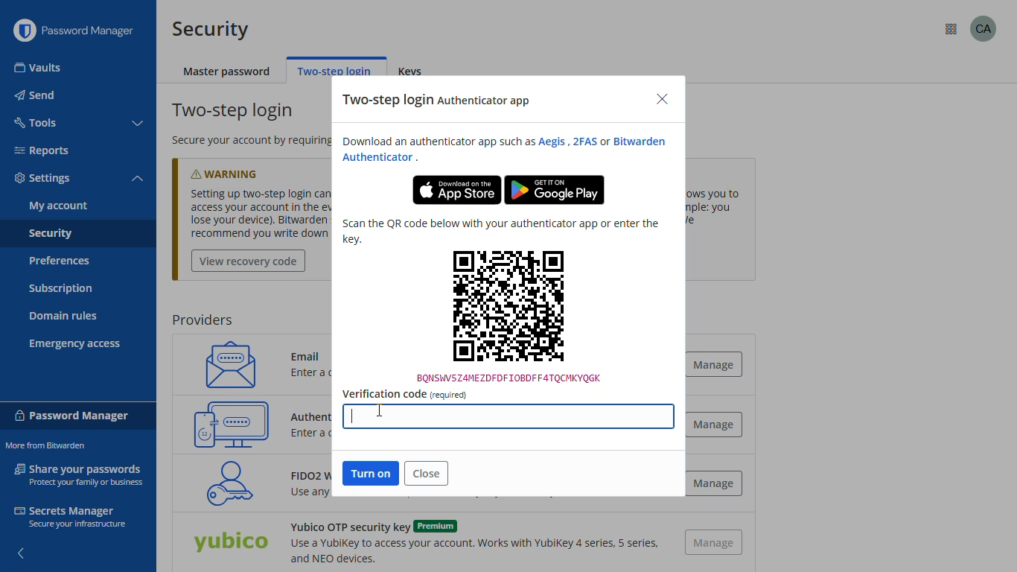 This screenshot has width=1017, height=572. Describe the element at coordinates (43, 179) in the screenshot. I see `settings` at that location.